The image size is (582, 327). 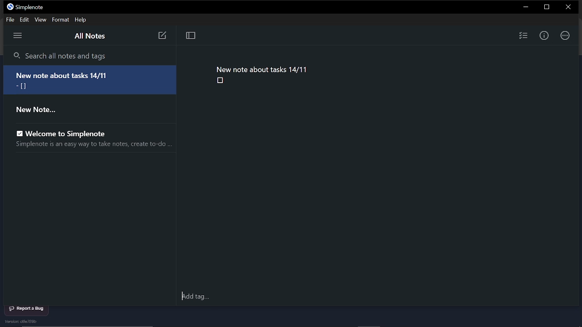 I want to click on All notes, so click(x=92, y=36).